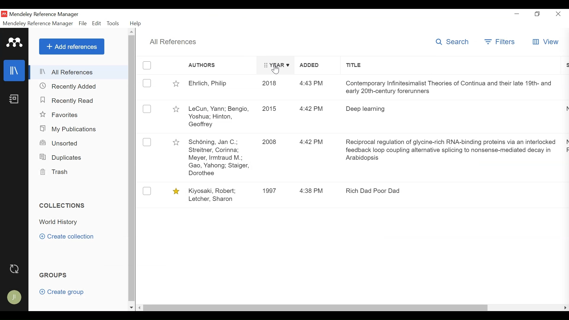  What do you see at coordinates (44, 15) in the screenshot?
I see `Mendeley Reference Manager` at bounding box center [44, 15].